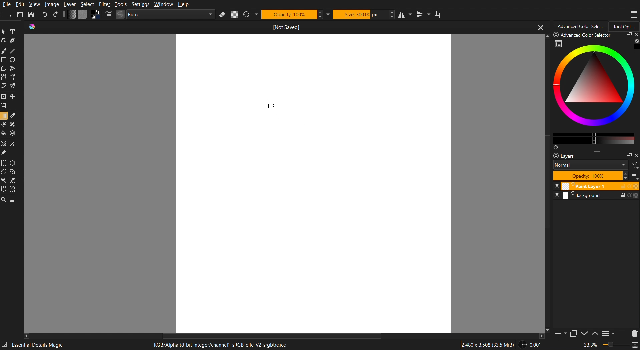 This screenshot has height=350, width=640. Describe the element at coordinates (9, 15) in the screenshot. I see `New` at that location.